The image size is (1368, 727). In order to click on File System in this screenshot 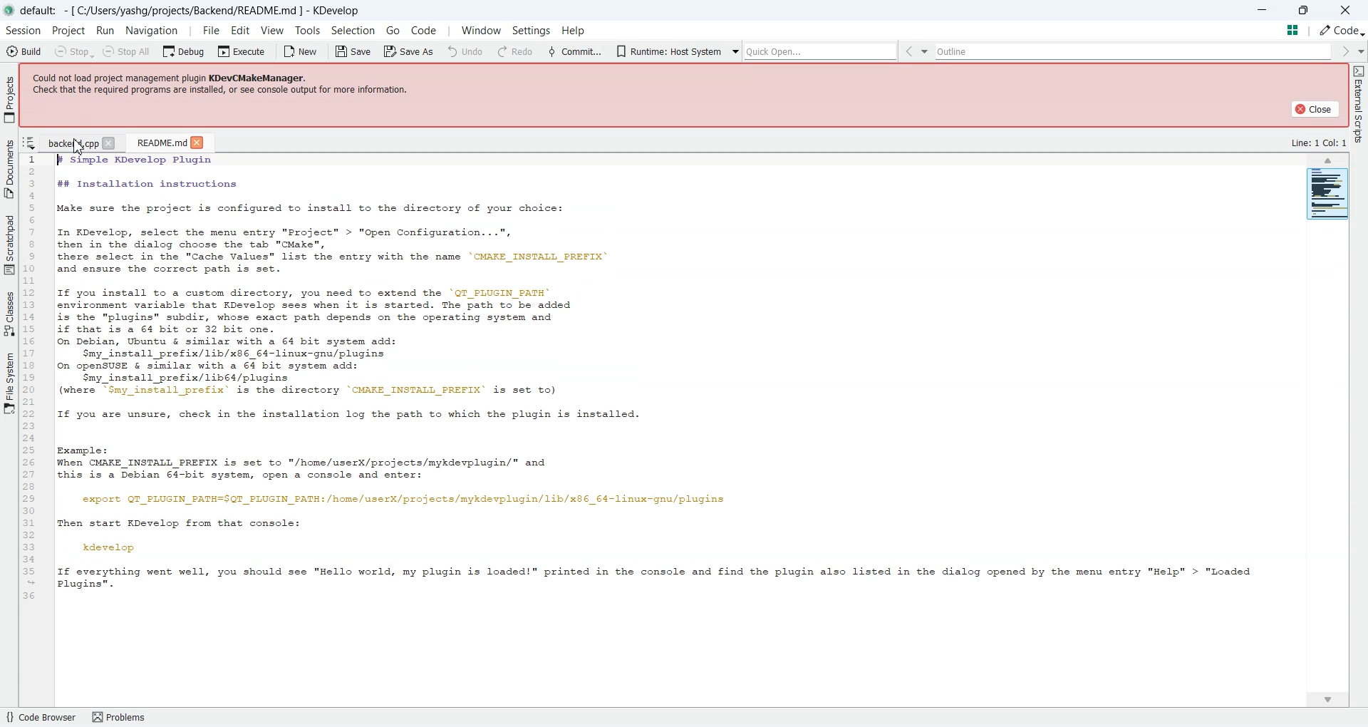, I will do `click(9, 382)`.